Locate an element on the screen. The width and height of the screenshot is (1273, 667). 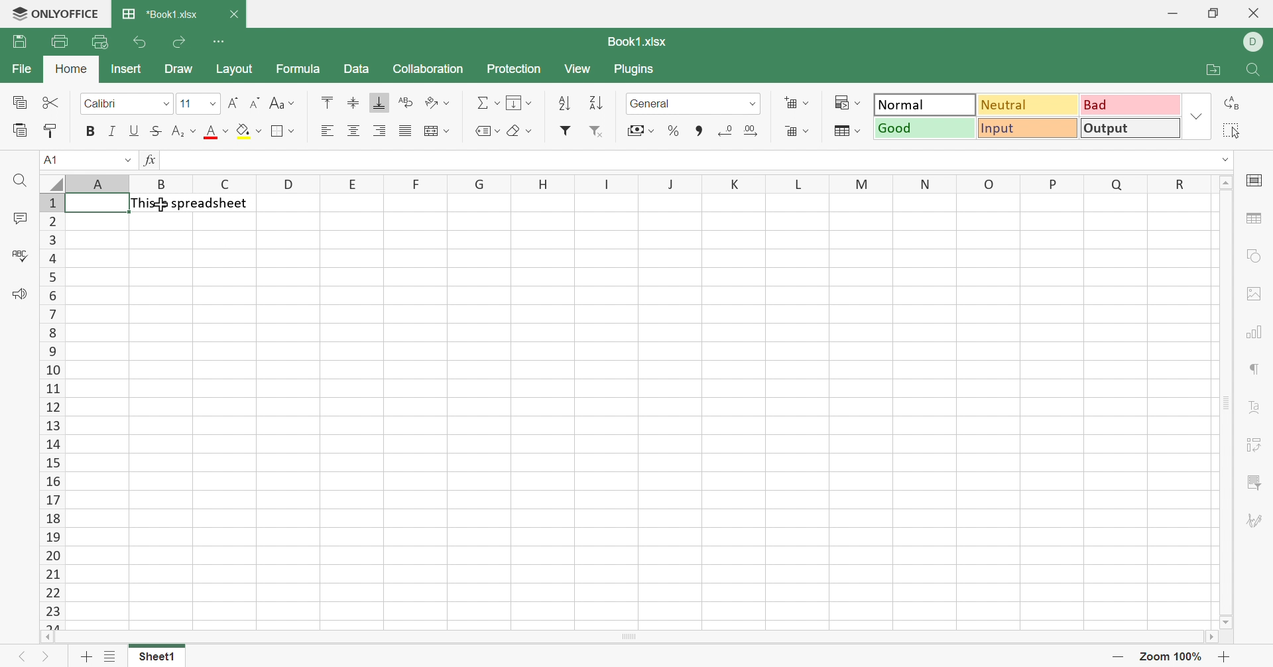
Neutral is located at coordinates (1028, 105).